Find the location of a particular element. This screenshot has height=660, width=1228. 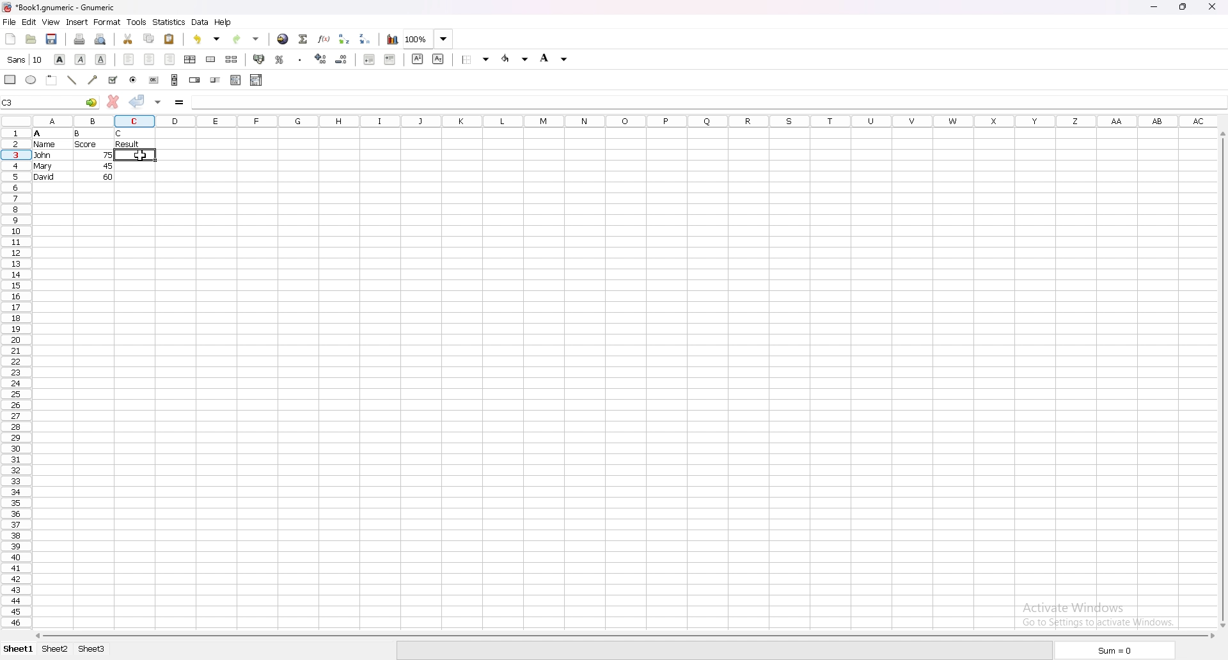

center horizontally is located at coordinates (190, 60).